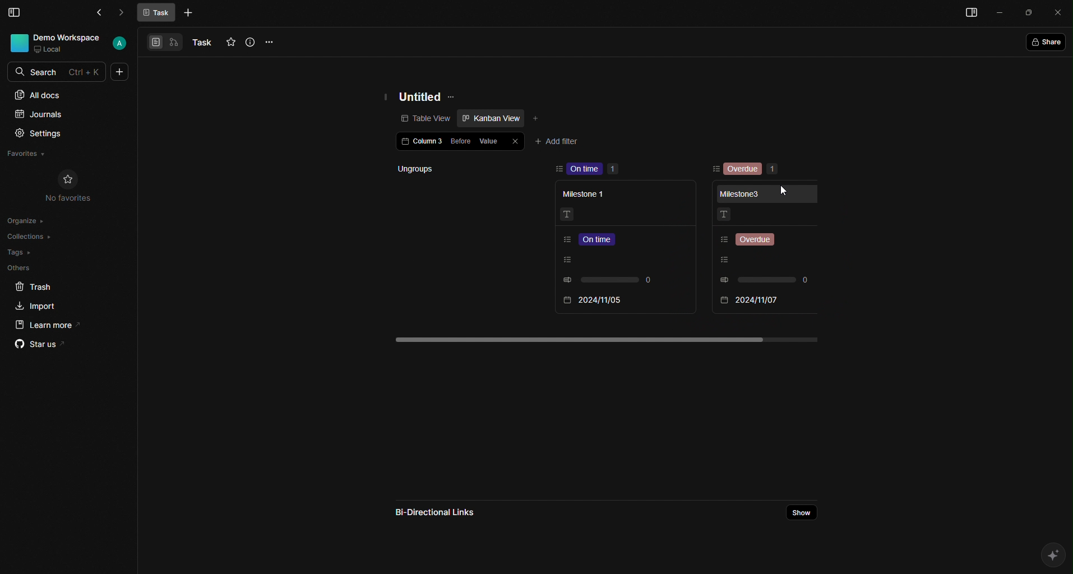  Describe the element at coordinates (741, 193) in the screenshot. I see `Milestone 3` at that location.